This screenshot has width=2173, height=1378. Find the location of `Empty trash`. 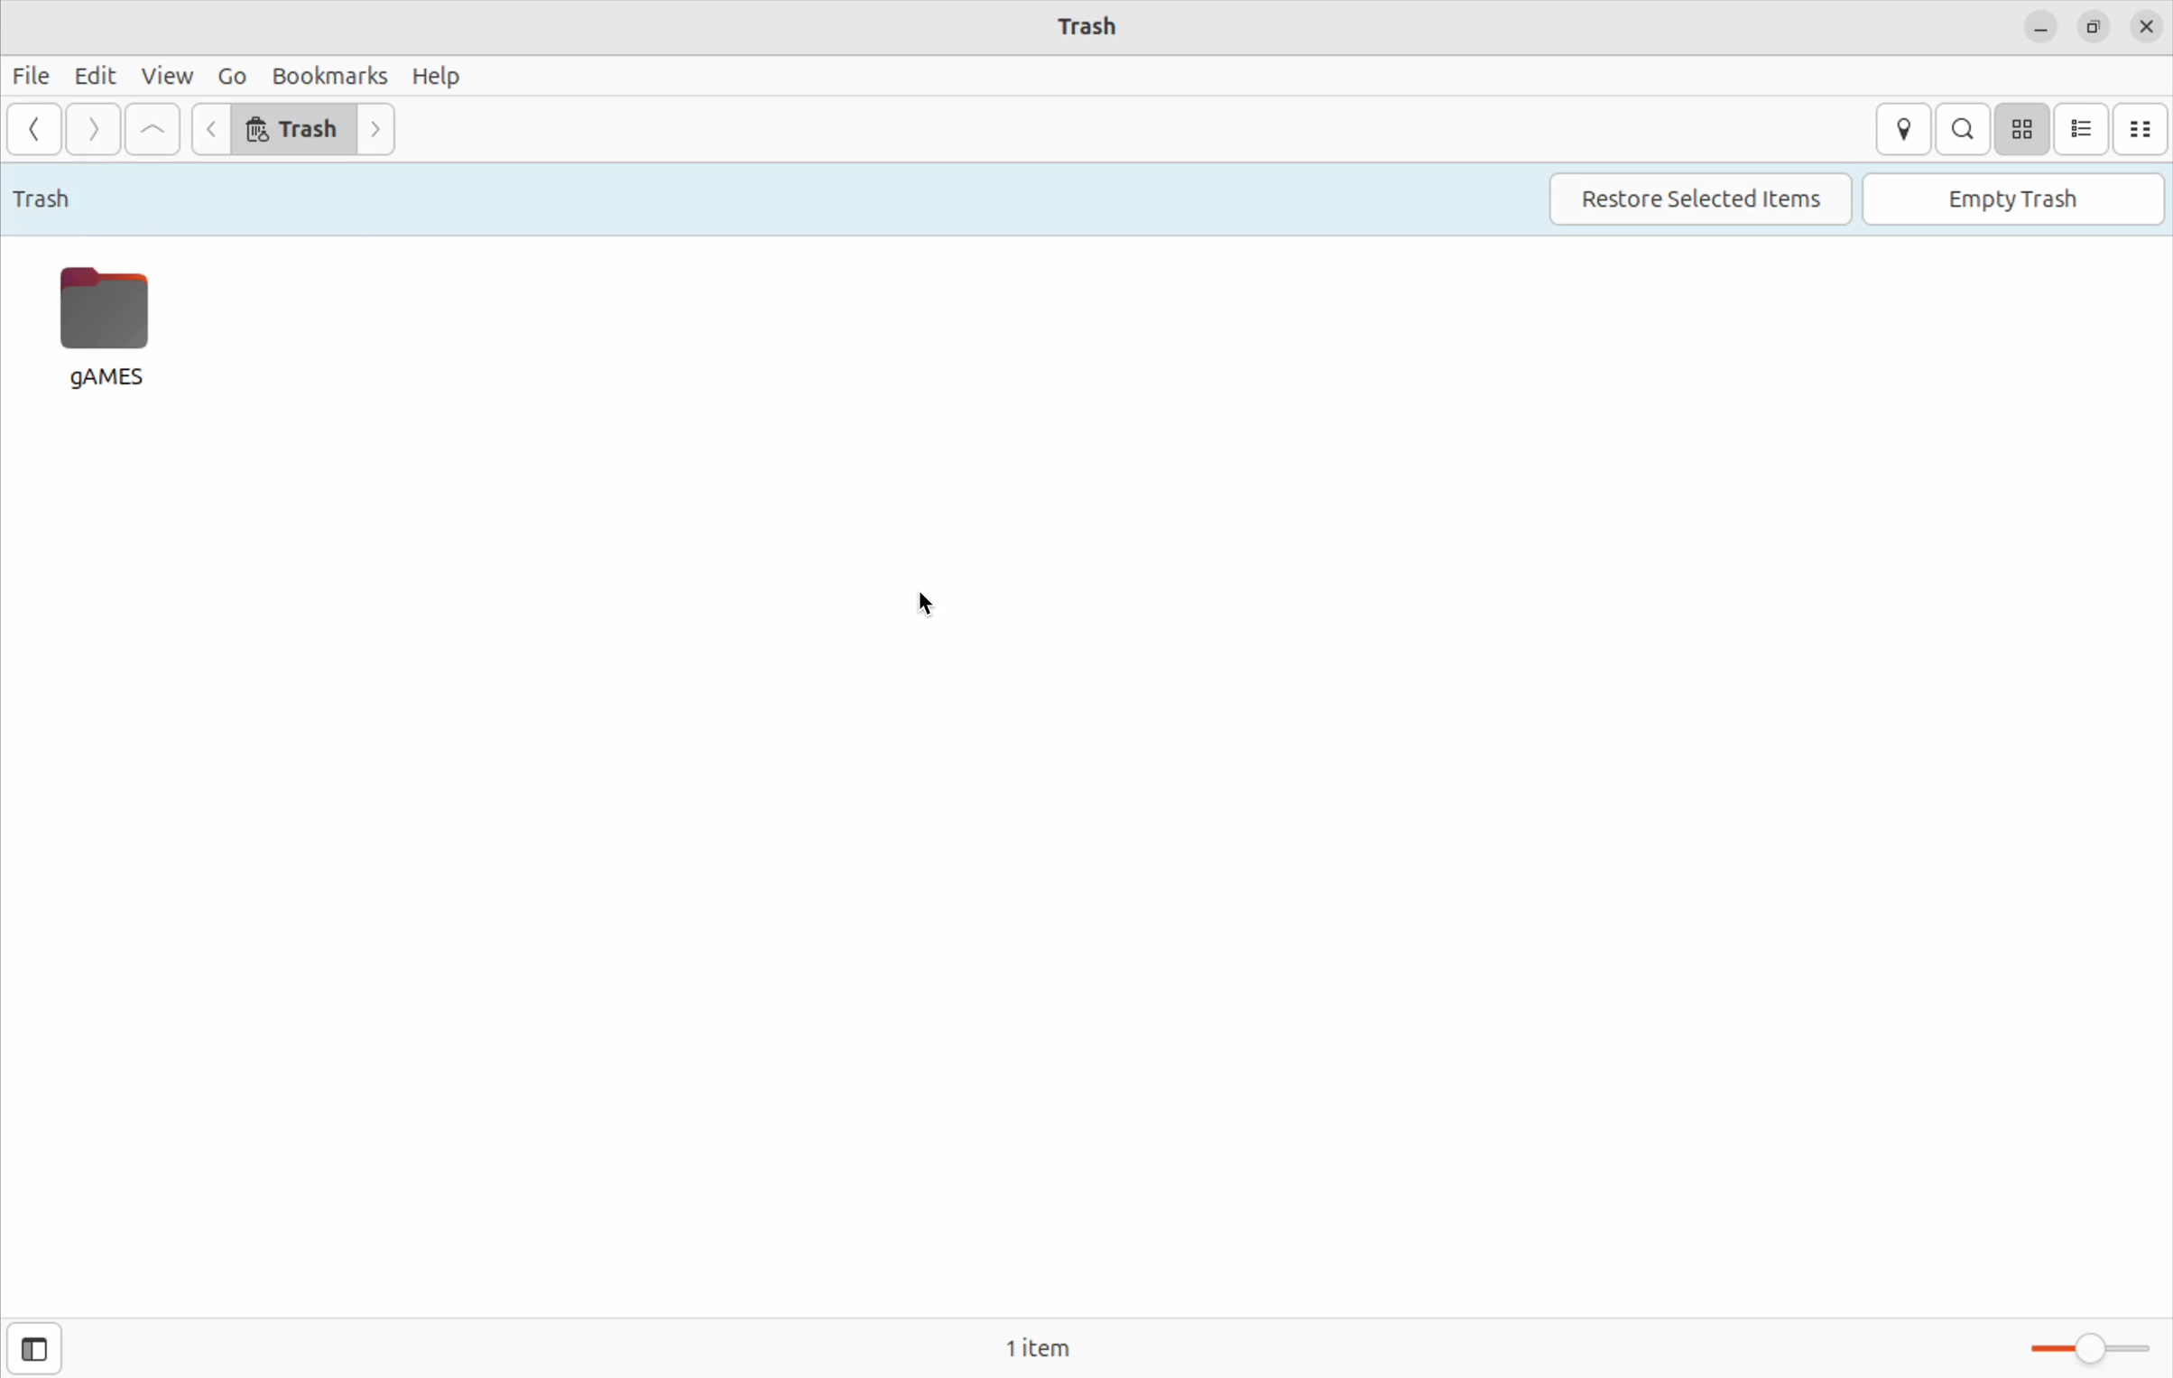

Empty trash is located at coordinates (2017, 198).